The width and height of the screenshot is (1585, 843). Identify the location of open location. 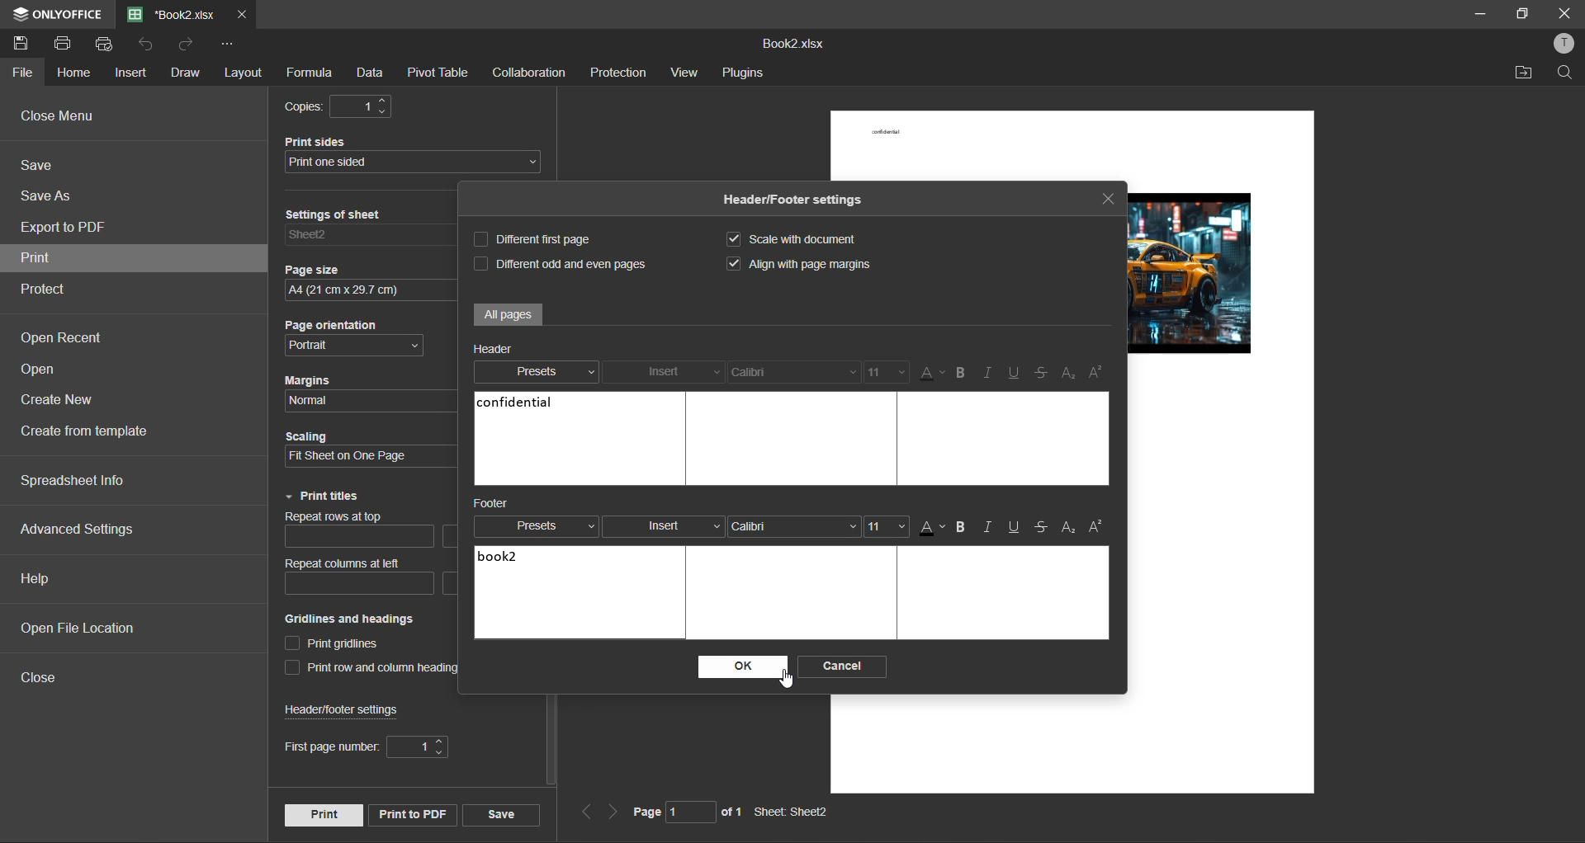
(1521, 73).